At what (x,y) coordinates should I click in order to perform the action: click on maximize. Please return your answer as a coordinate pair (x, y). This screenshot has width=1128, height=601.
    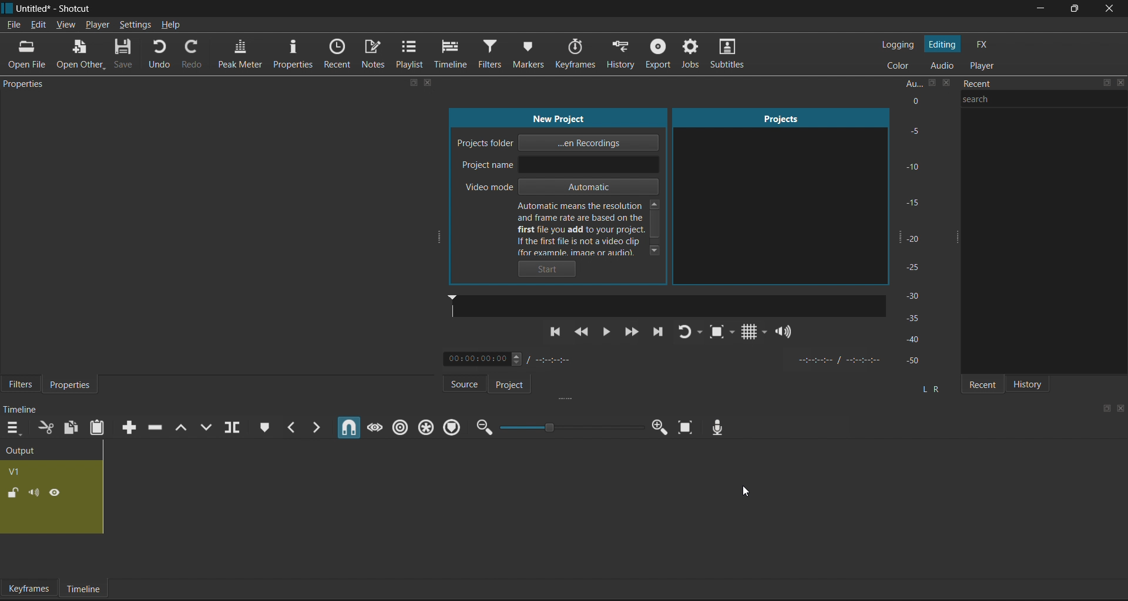
    Looking at the image, I should click on (1107, 84).